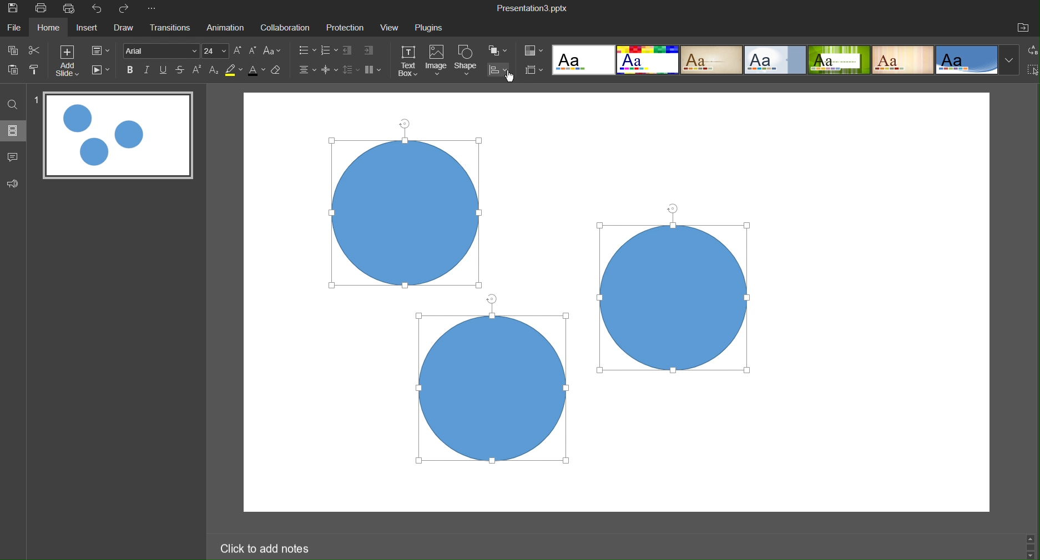  I want to click on Draw, so click(127, 29).